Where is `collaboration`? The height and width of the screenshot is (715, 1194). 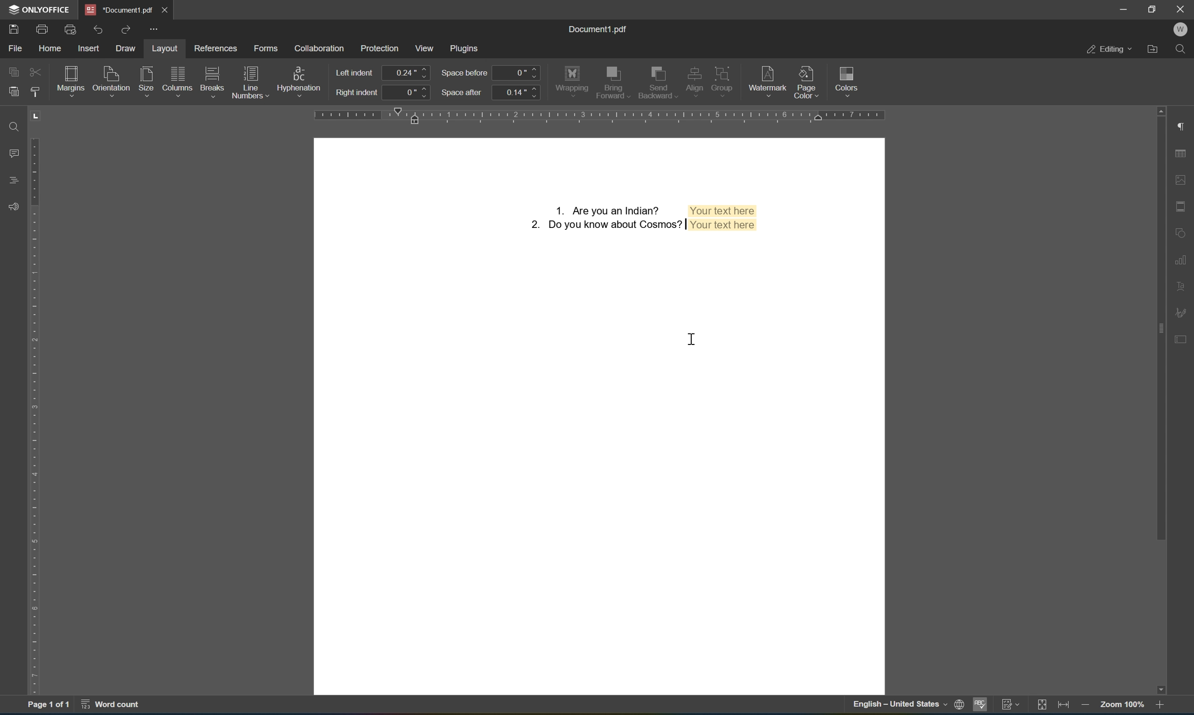 collaboration is located at coordinates (322, 48).